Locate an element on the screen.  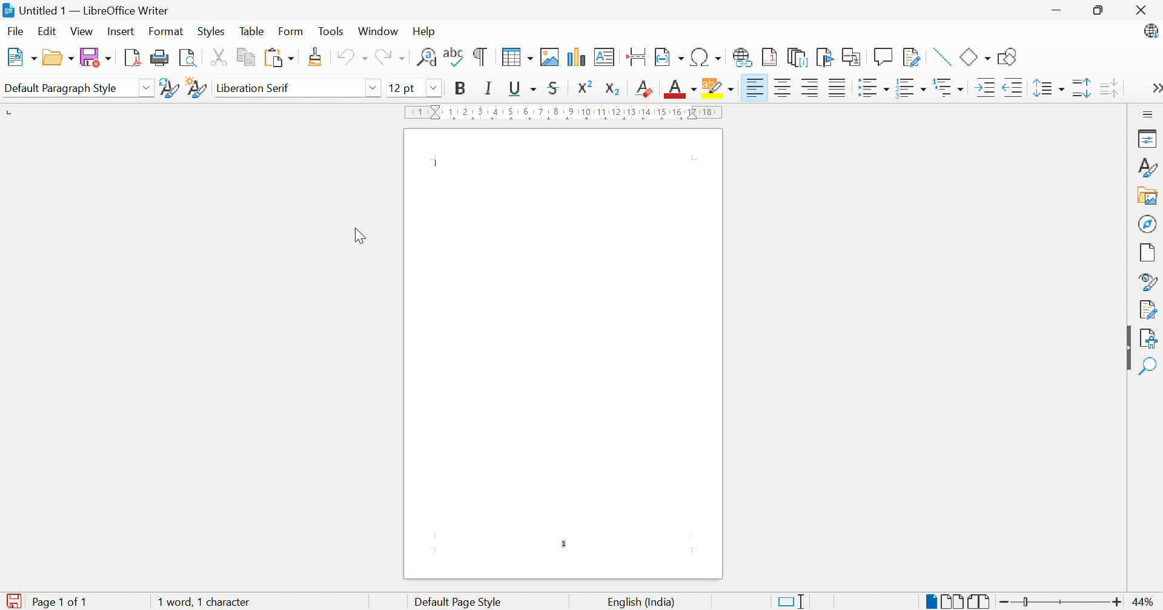
View is located at coordinates (82, 32).